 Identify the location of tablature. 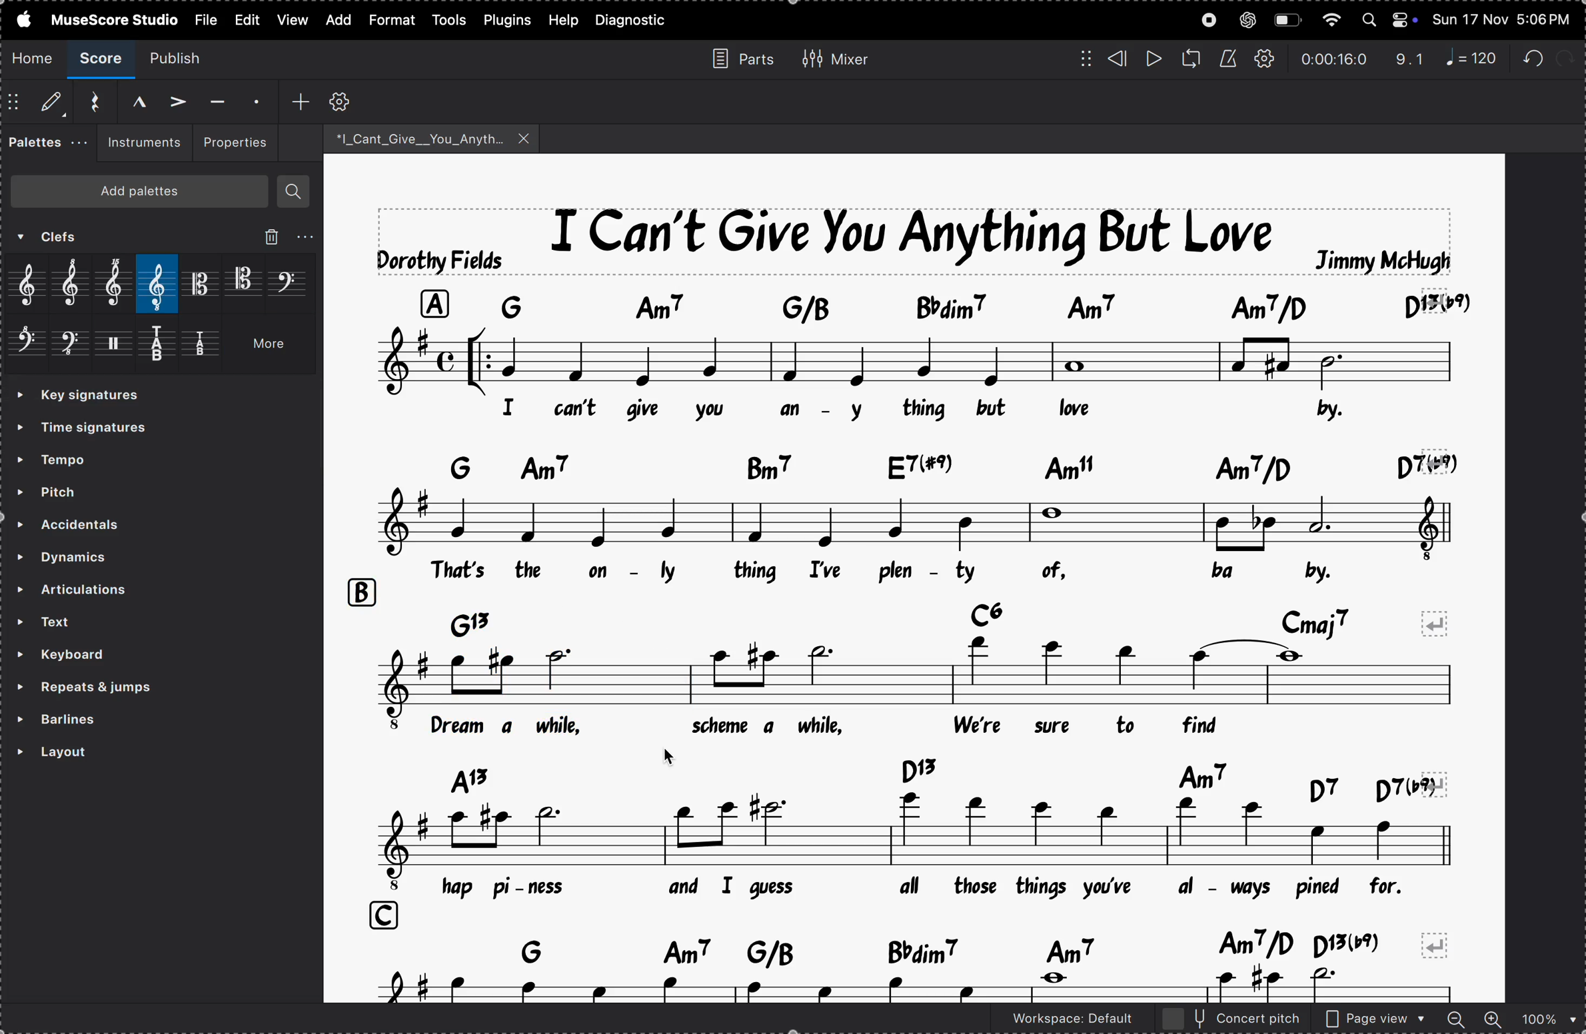
(164, 347).